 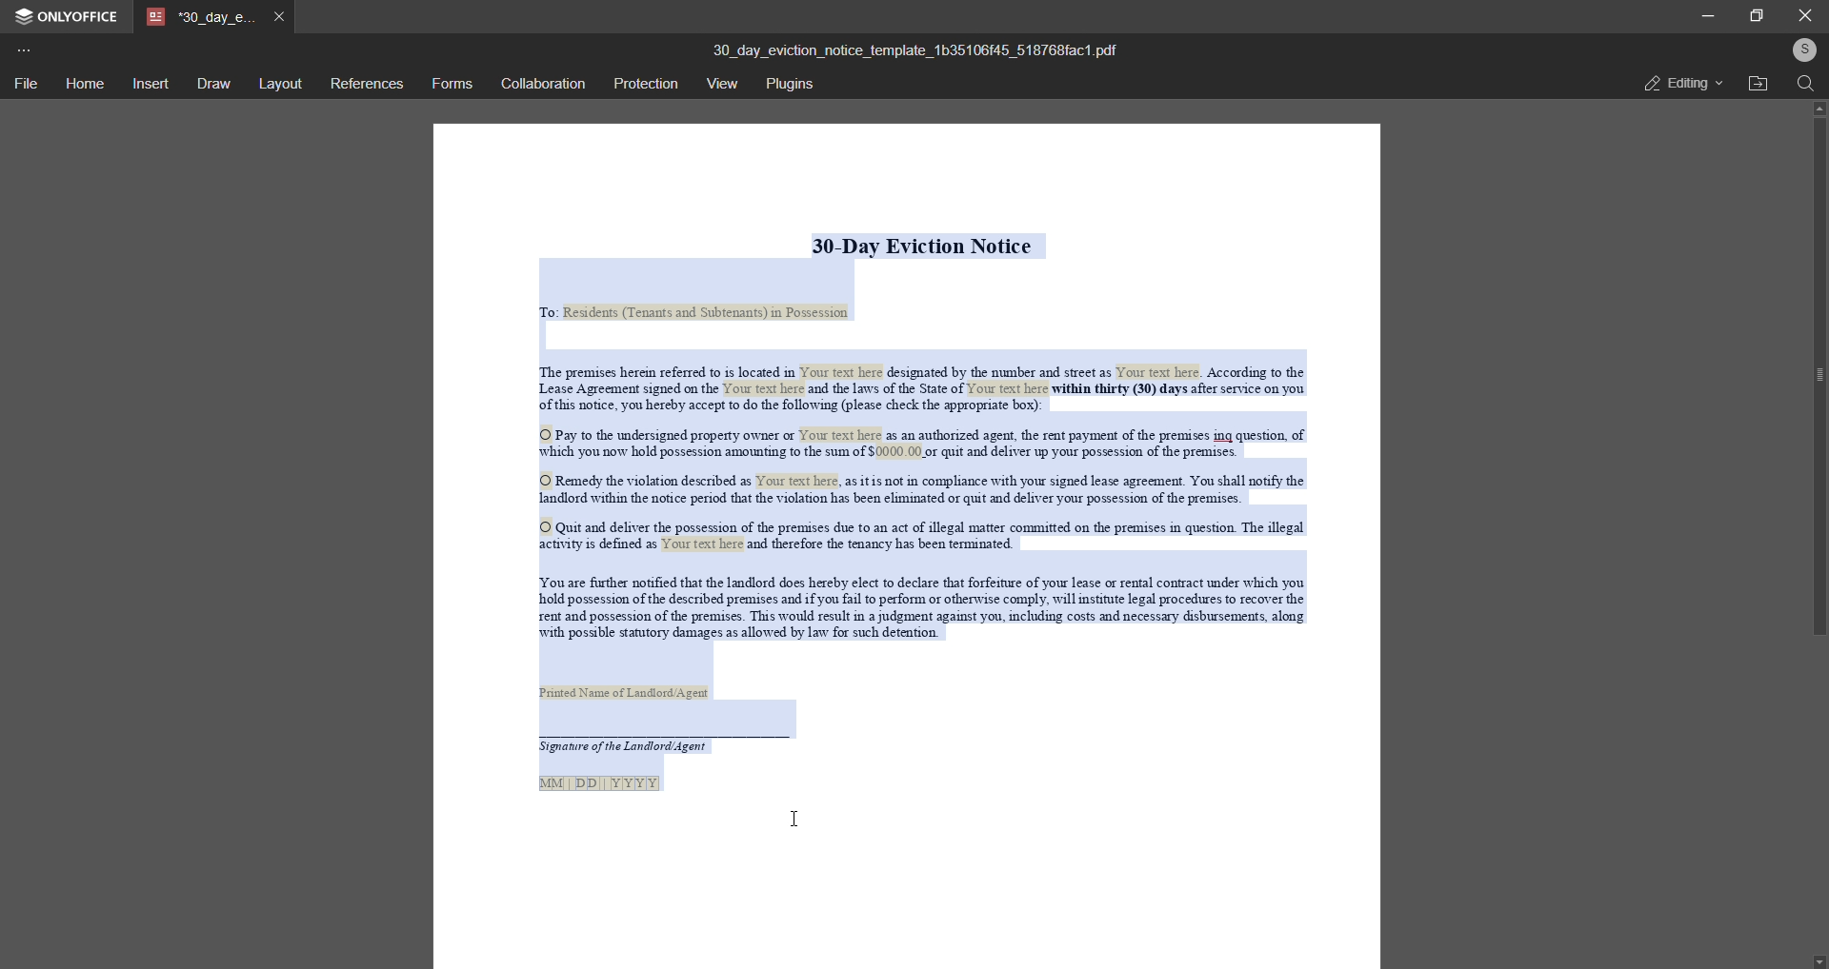 What do you see at coordinates (147, 85) in the screenshot?
I see `insert` at bounding box center [147, 85].